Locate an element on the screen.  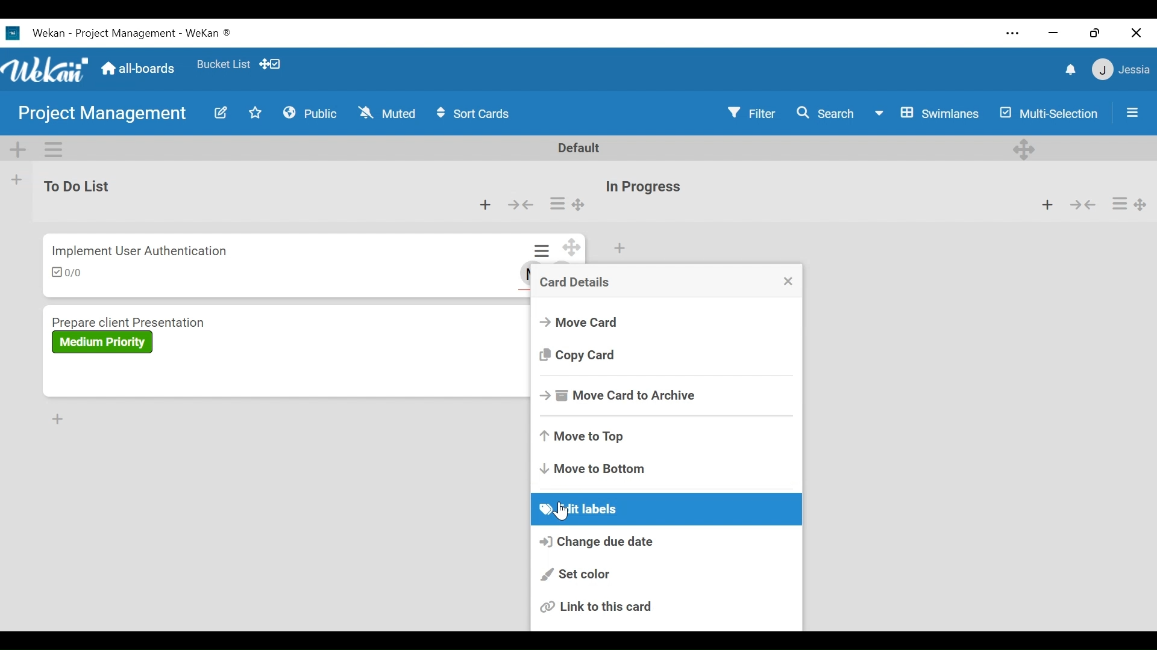
Cursor is located at coordinates (561, 512).